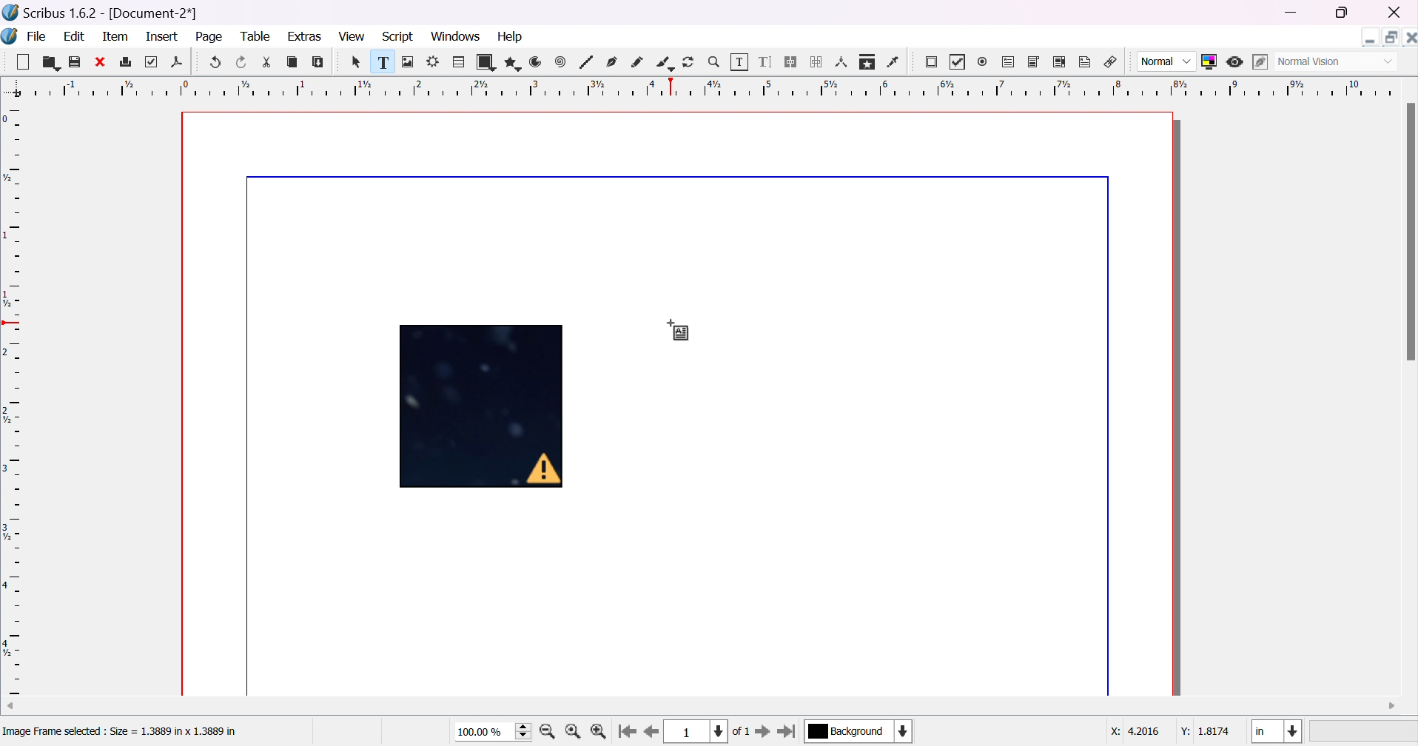 This screenshot has height=746, width=1418. What do you see at coordinates (961, 62) in the screenshot?
I see `PDF checkbox` at bounding box center [961, 62].